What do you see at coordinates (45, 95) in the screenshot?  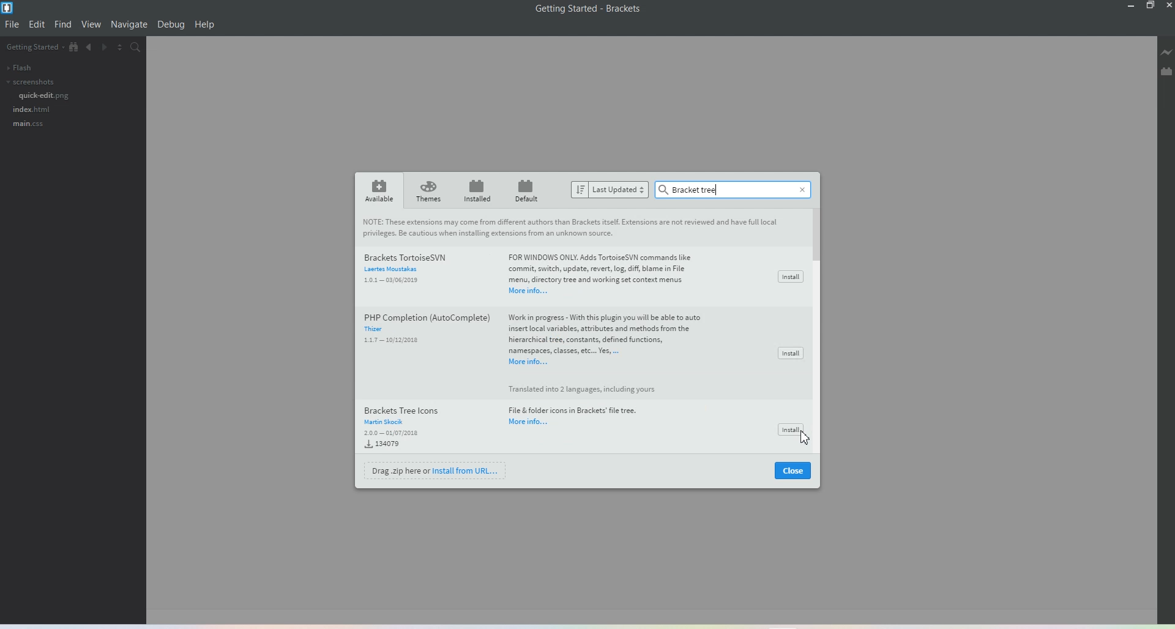 I see `quick-edit.png` at bounding box center [45, 95].